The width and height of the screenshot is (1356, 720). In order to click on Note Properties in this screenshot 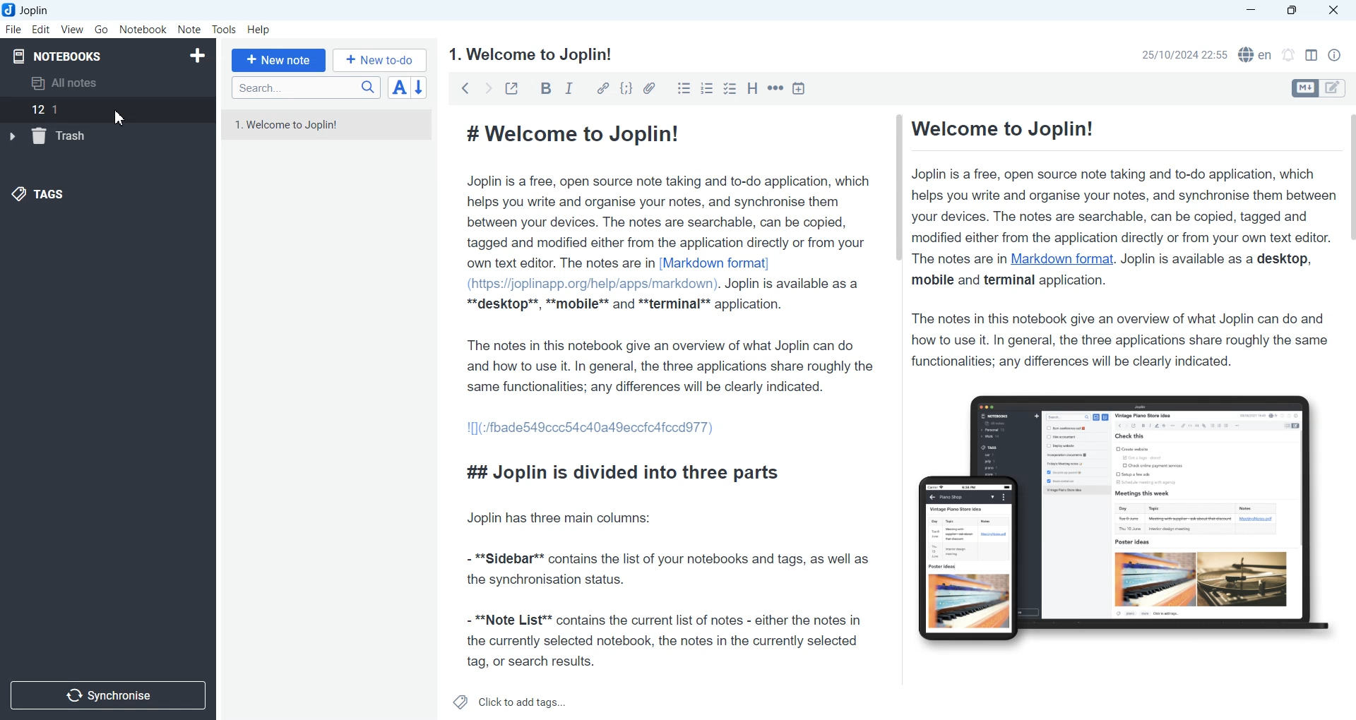, I will do `click(1334, 55)`.